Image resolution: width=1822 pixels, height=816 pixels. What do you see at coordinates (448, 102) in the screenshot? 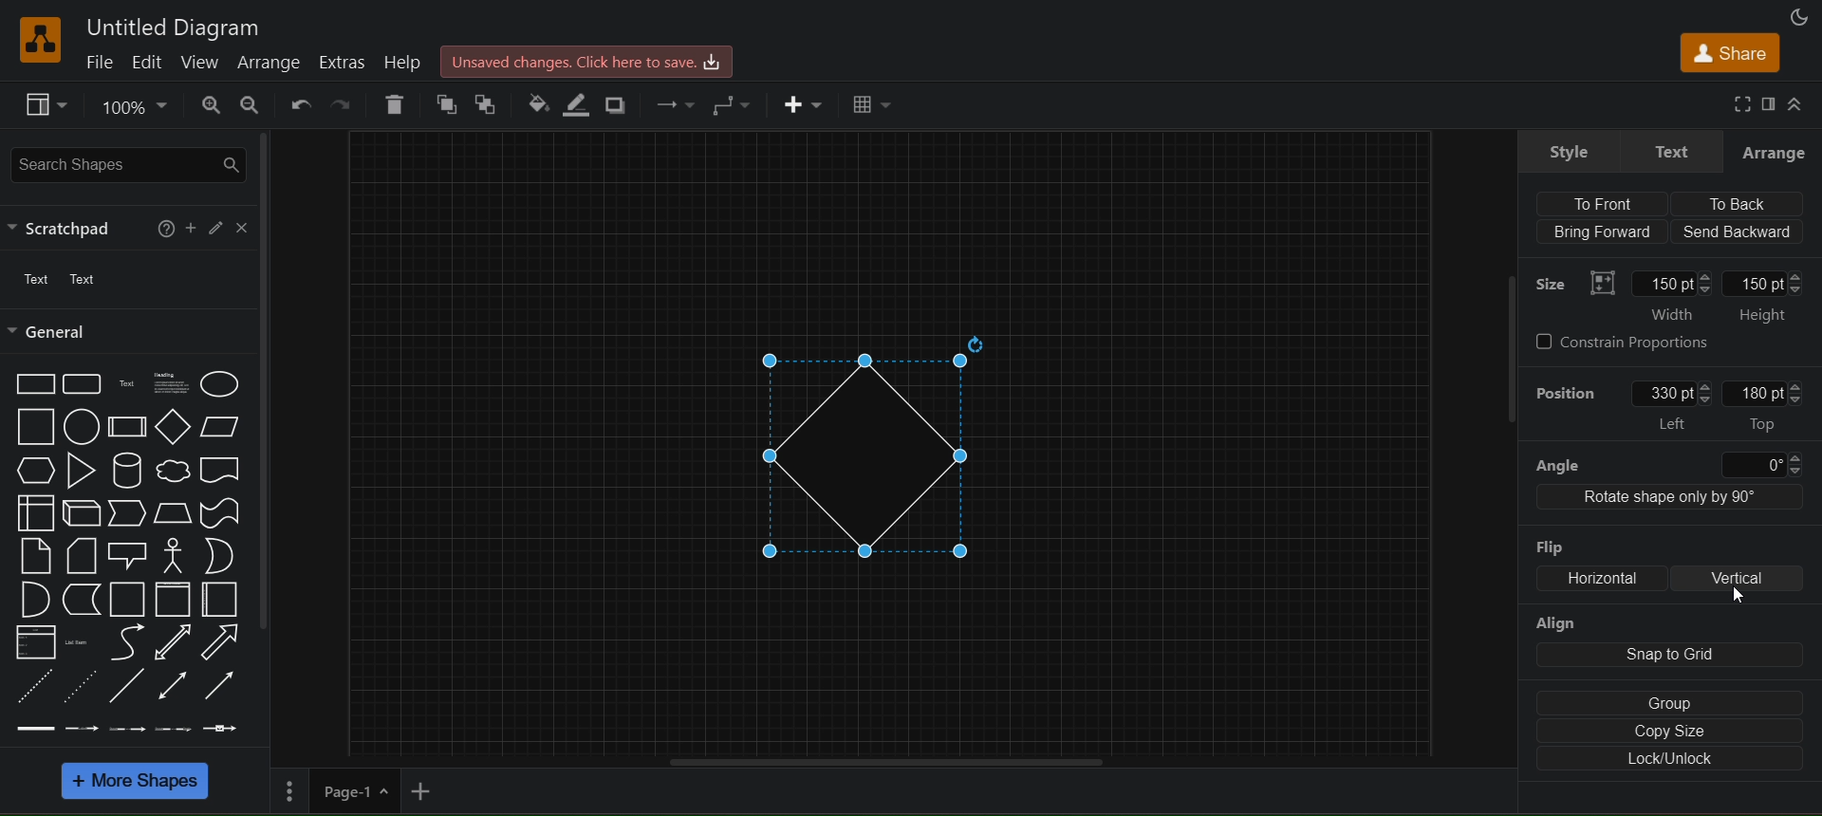
I see `to front` at bounding box center [448, 102].